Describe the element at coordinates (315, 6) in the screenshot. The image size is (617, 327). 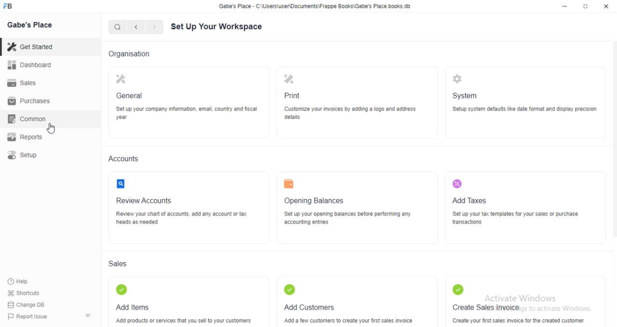
I see `Gabe's Place - C\Users\userDocuments Frappe Books\Gabe's Place books db.` at that location.